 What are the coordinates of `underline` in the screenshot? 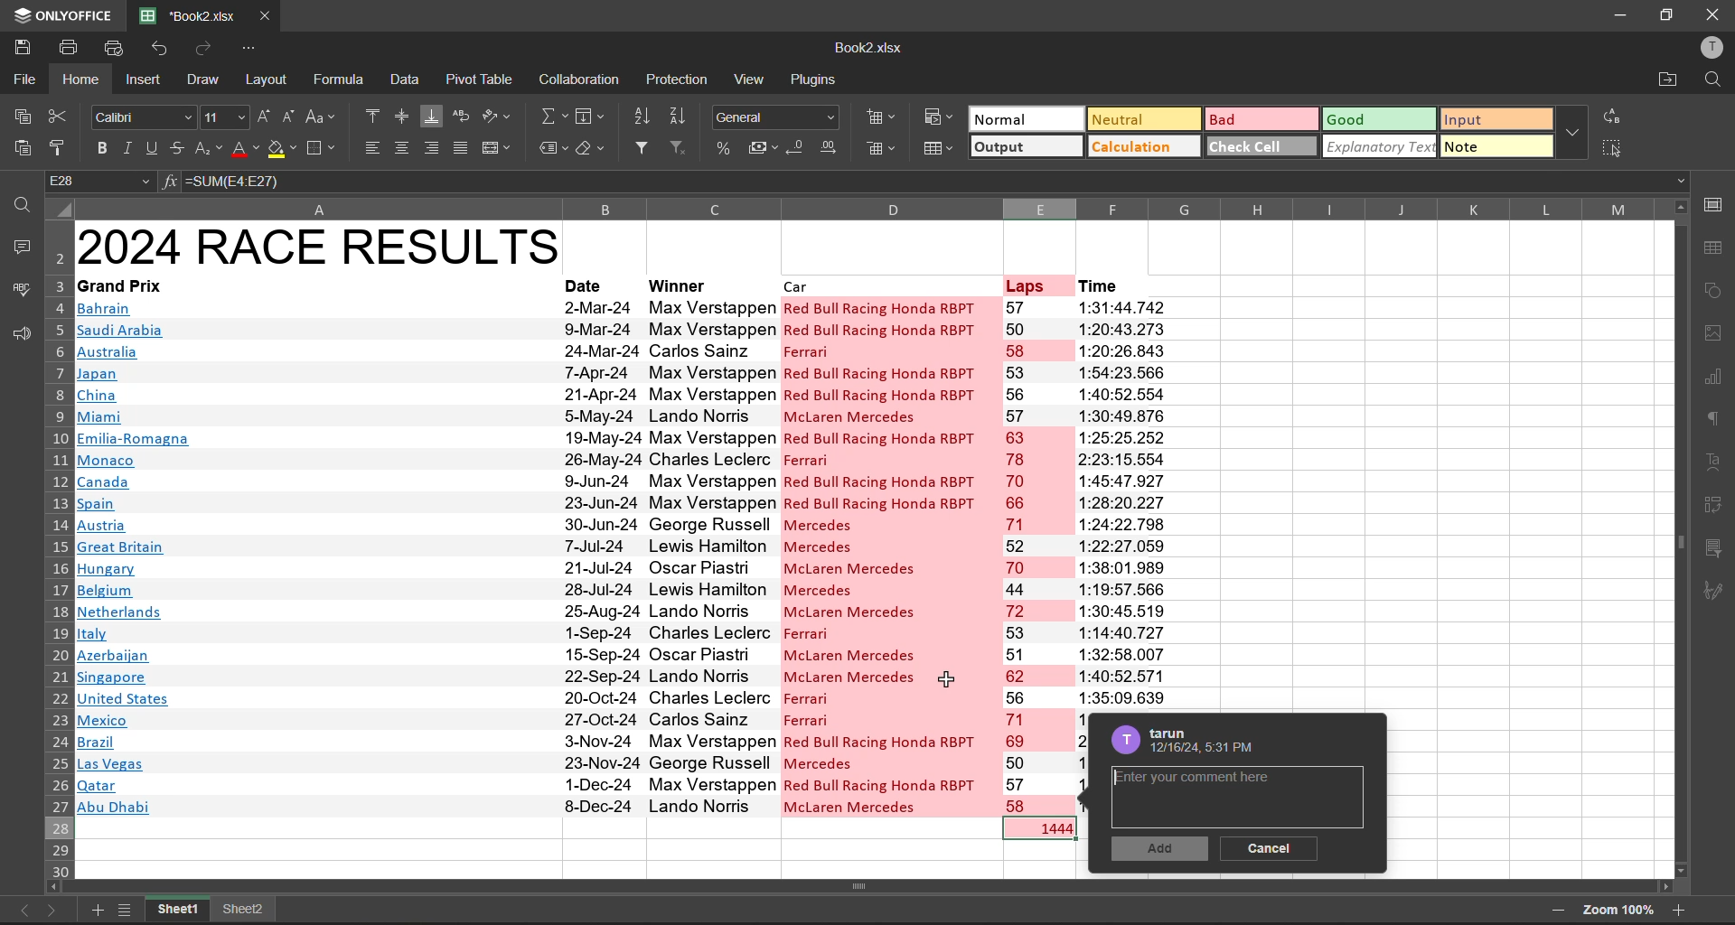 It's located at (153, 146).